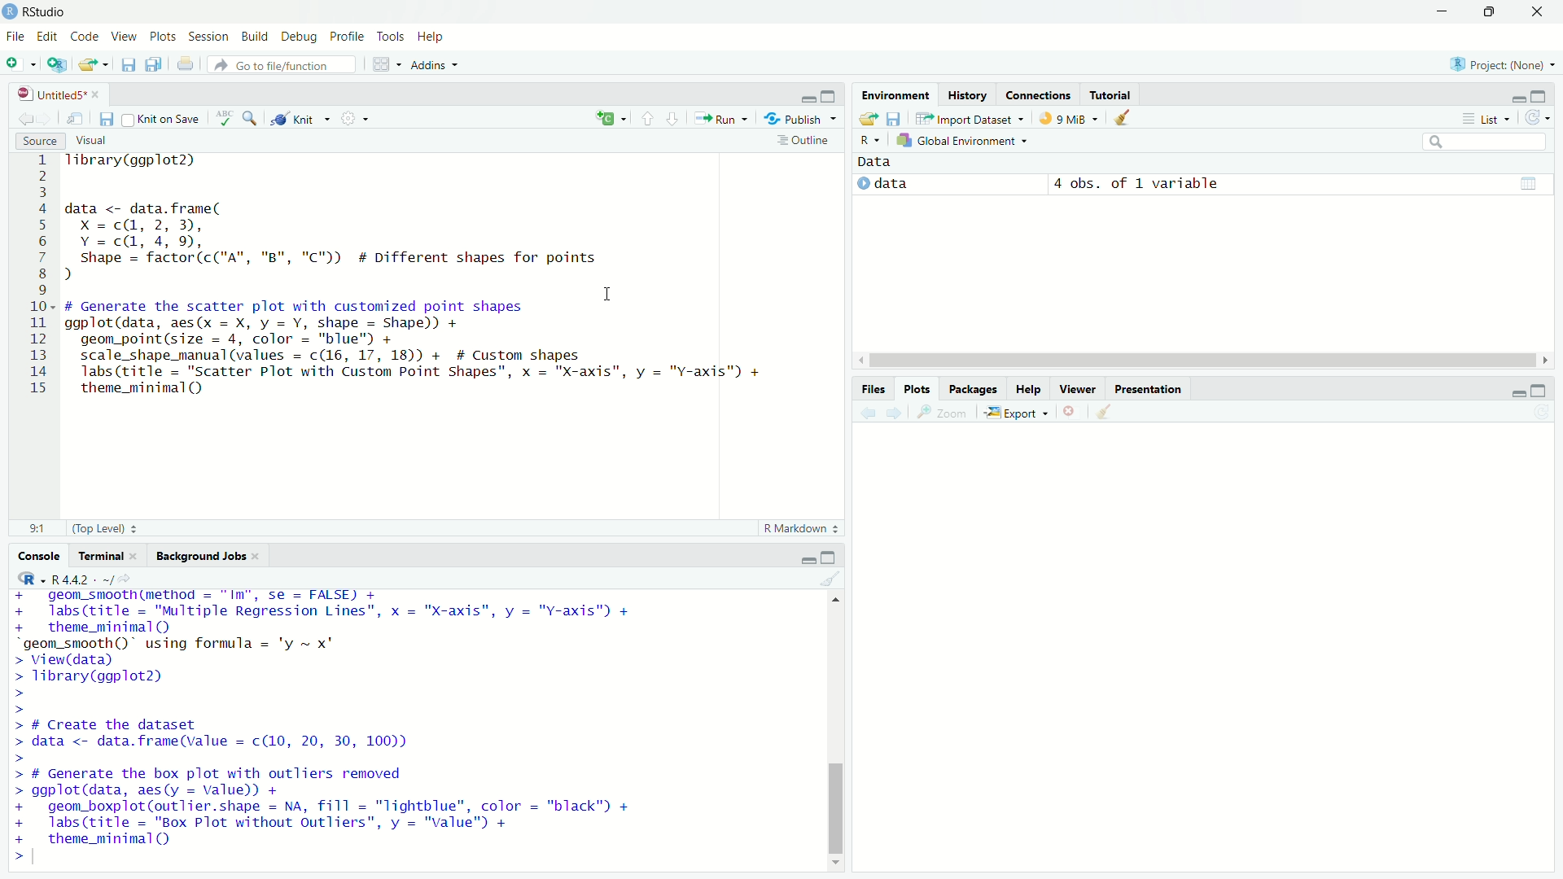 This screenshot has height=879, width=1563. What do you see at coordinates (916, 388) in the screenshot?
I see `Plots` at bounding box center [916, 388].